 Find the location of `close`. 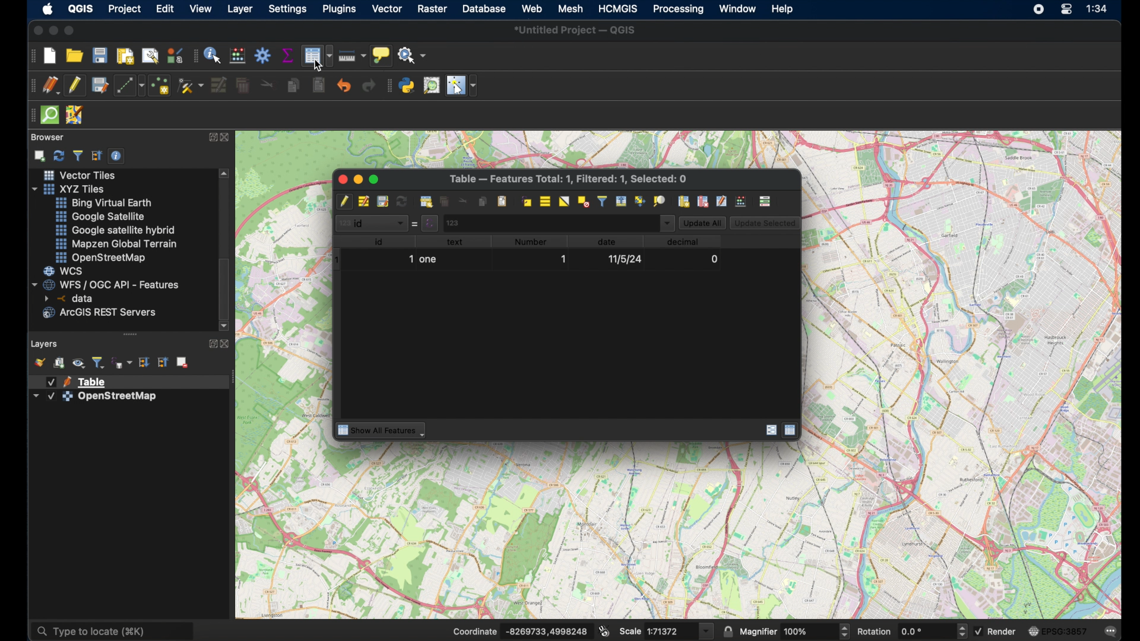

close is located at coordinates (227, 137).